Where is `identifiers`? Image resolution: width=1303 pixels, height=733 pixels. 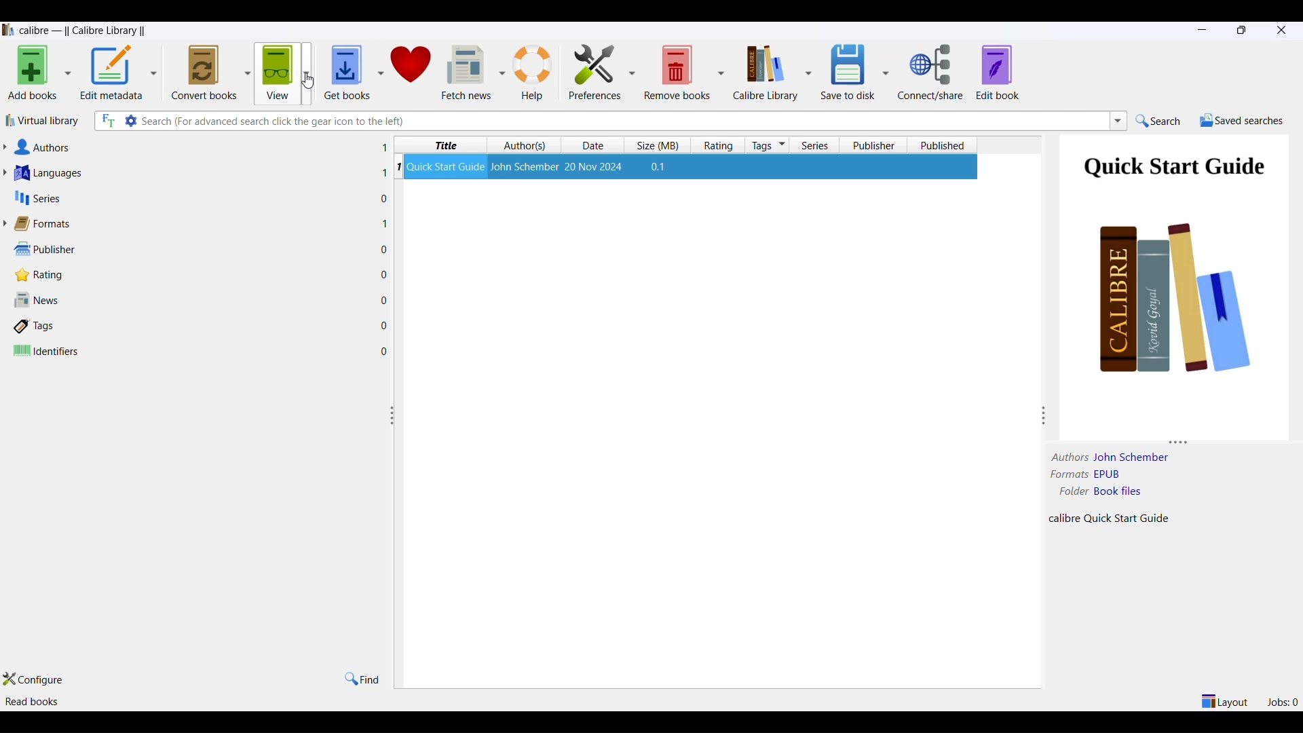 identifiers is located at coordinates (205, 350).